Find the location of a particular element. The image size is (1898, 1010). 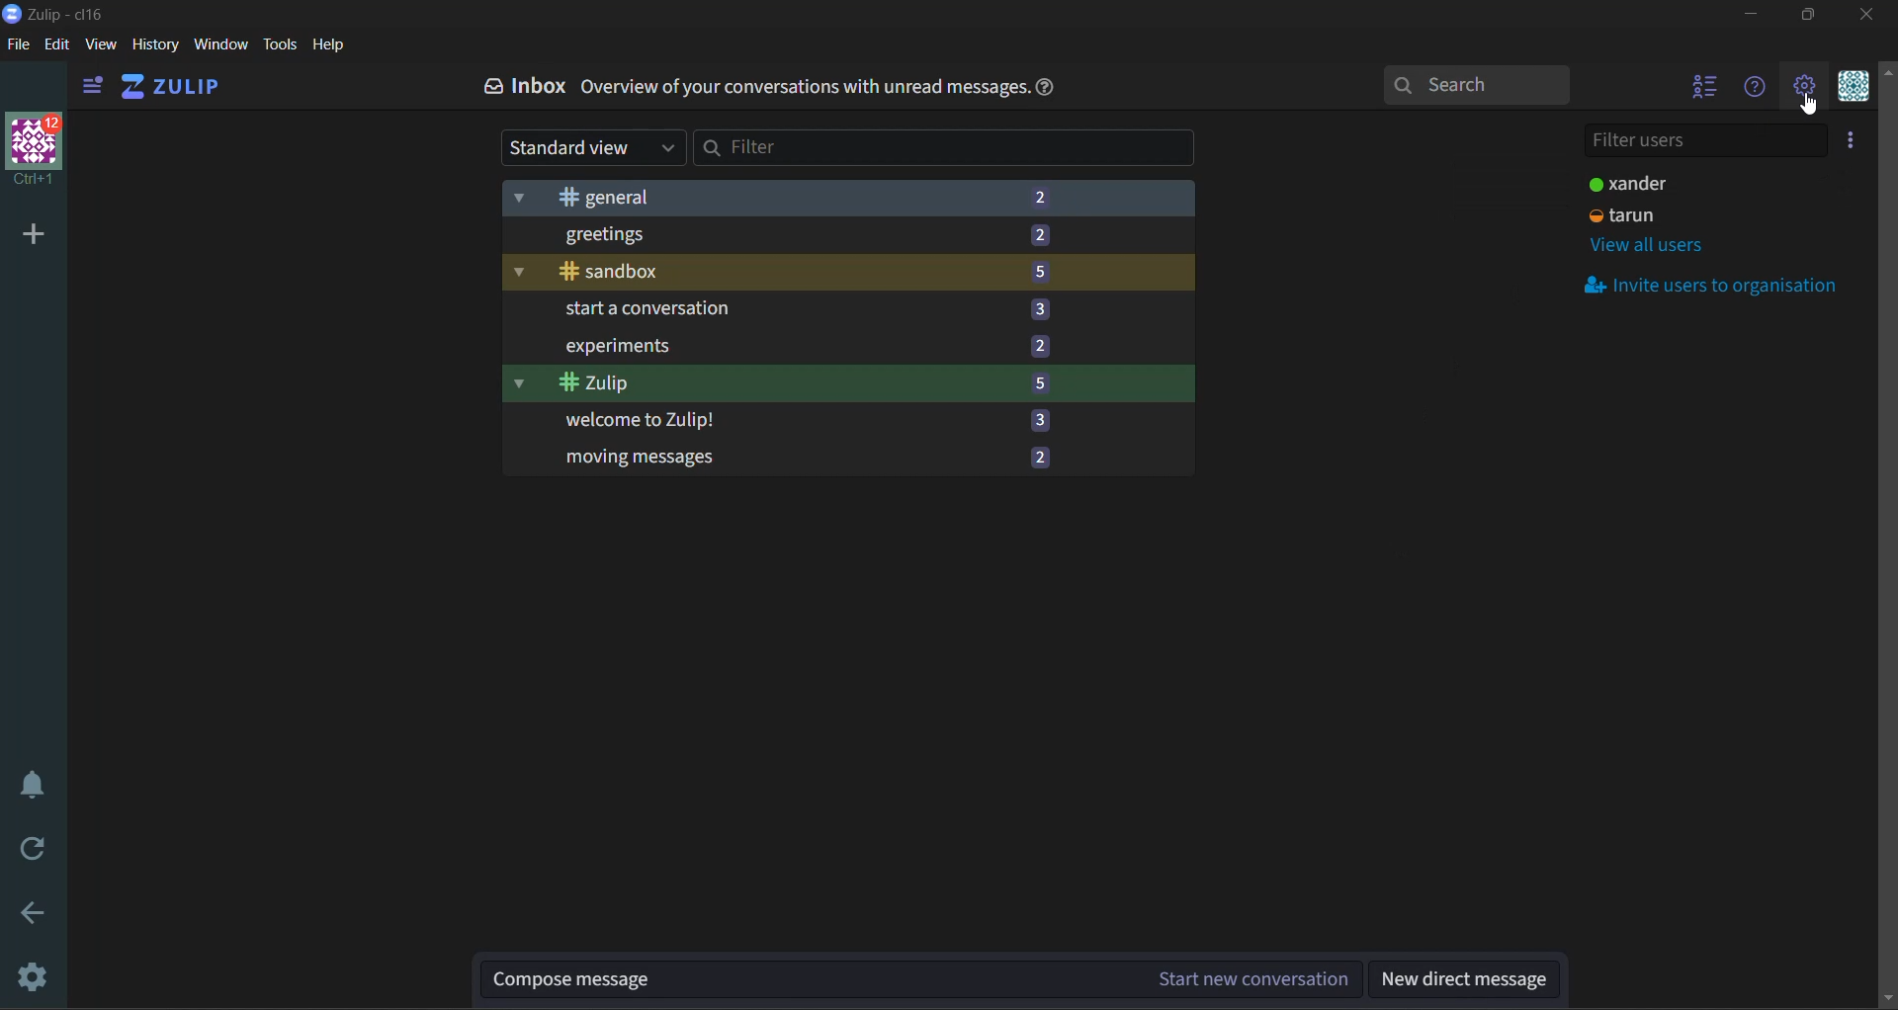

help menu is located at coordinates (1761, 95).